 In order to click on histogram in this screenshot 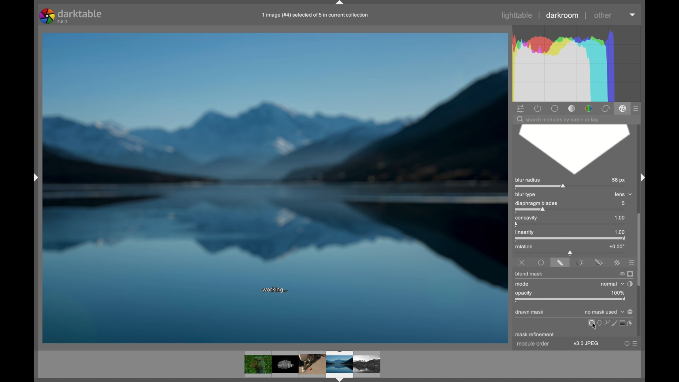, I will do `click(579, 63)`.